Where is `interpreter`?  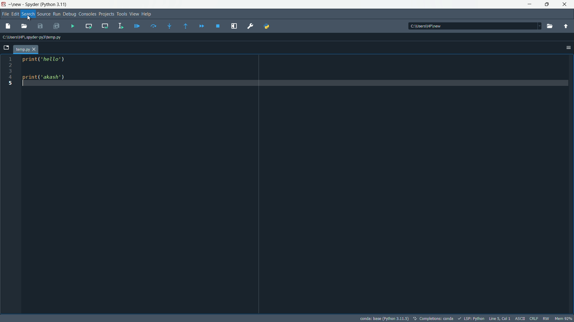 interpreter is located at coordinates (385, 318).